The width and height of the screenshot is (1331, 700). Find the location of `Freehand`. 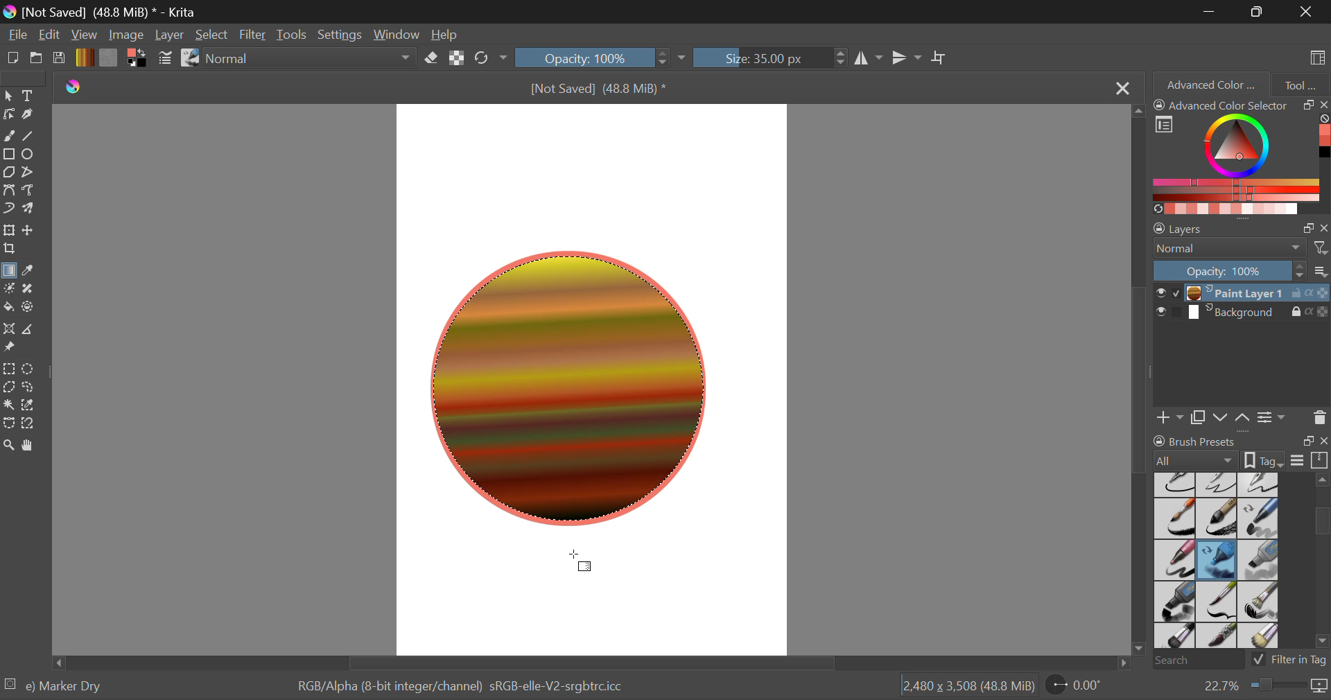

Freehand is located at coordinates (10, 136).